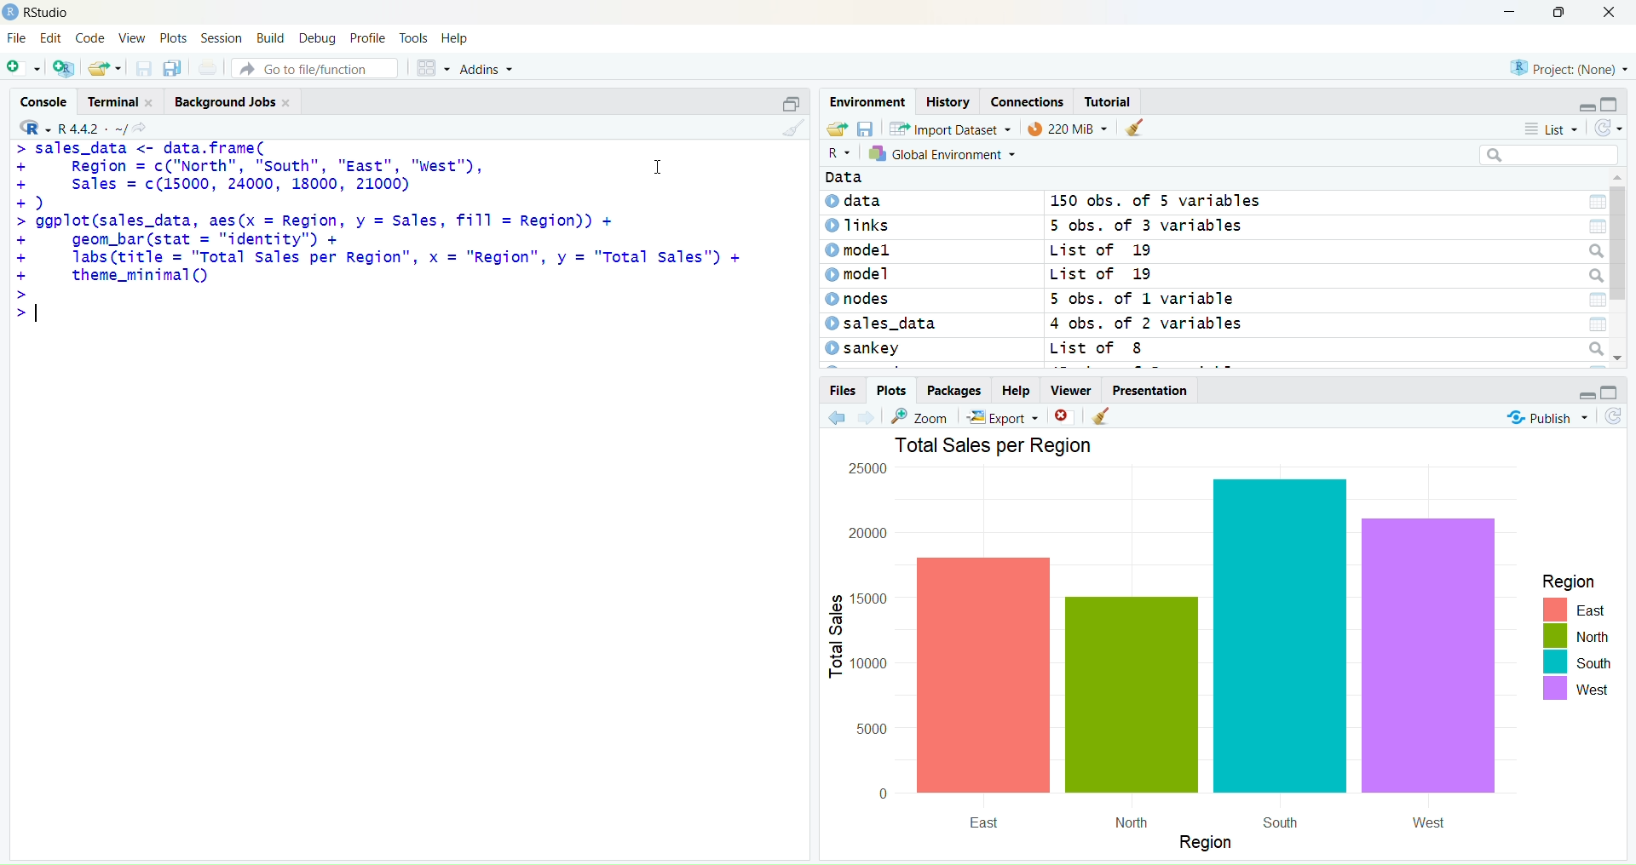 This screenshot has width=1636, height=865. Describe the element at coordinates (889, 178) in the screenshot. I see `- Data` at that location.